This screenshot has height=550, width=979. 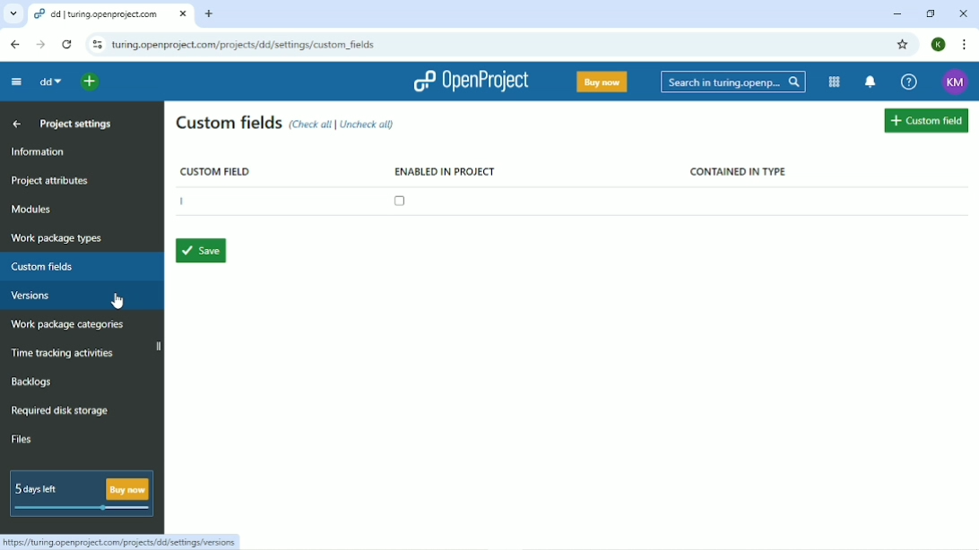 I want to click on Buy now, so click(x=602, y=82).